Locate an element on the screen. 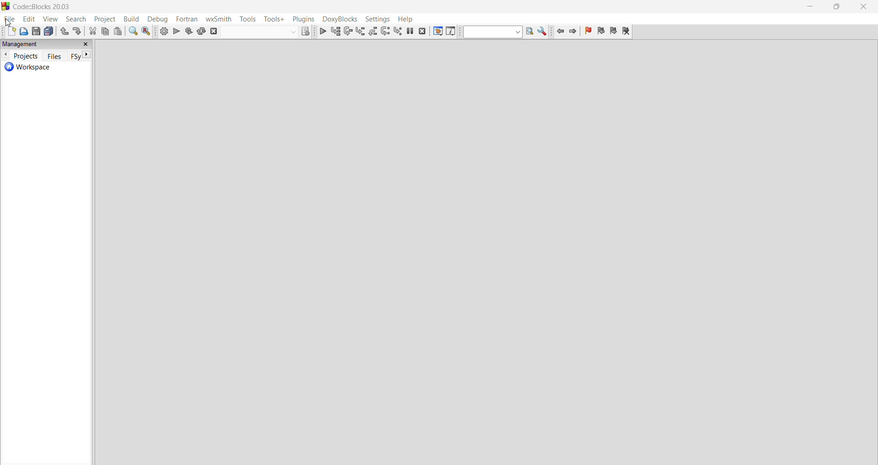 The image size is (878, 465). abort is located at coordinates (214, 33).